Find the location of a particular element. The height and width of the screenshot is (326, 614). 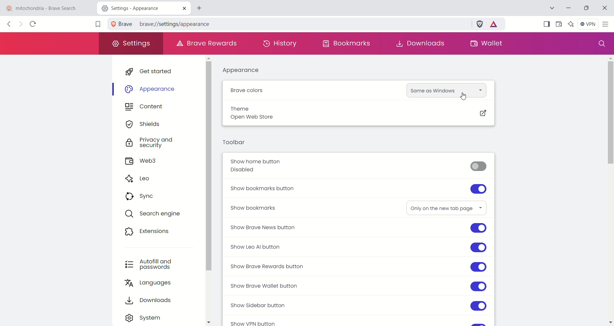

wallet is located at coordinates (486, 43).